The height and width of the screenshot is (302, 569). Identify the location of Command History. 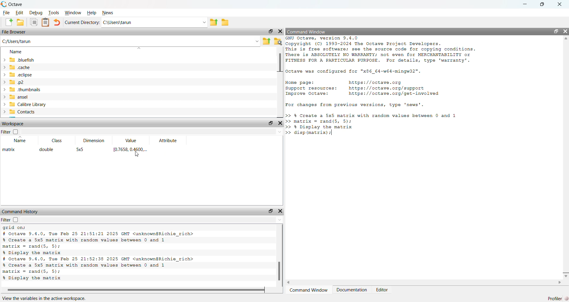
(21, 211).